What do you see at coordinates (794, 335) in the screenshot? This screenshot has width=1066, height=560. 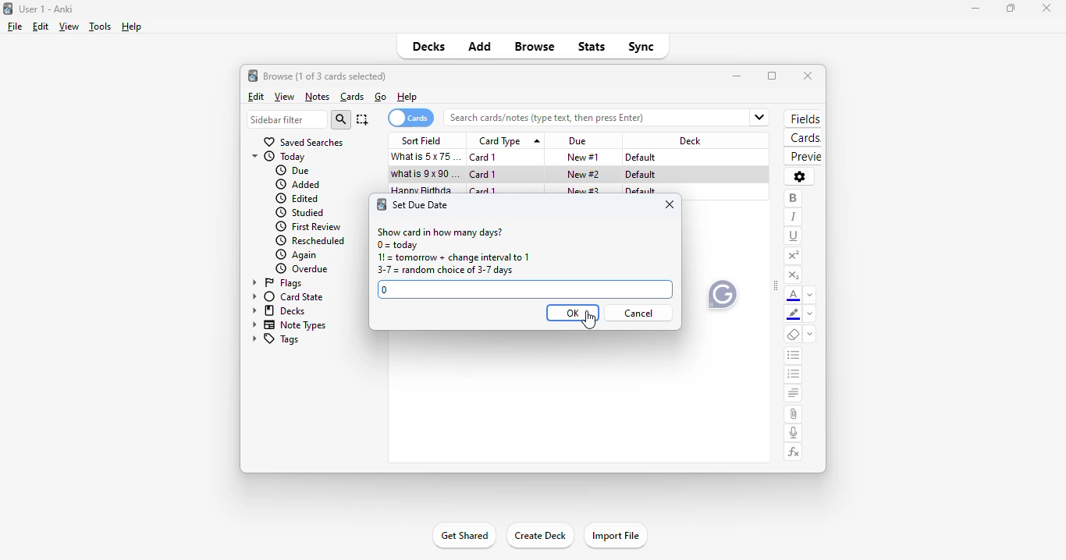 I see `remove formatting` at bounding box center [794, 335].